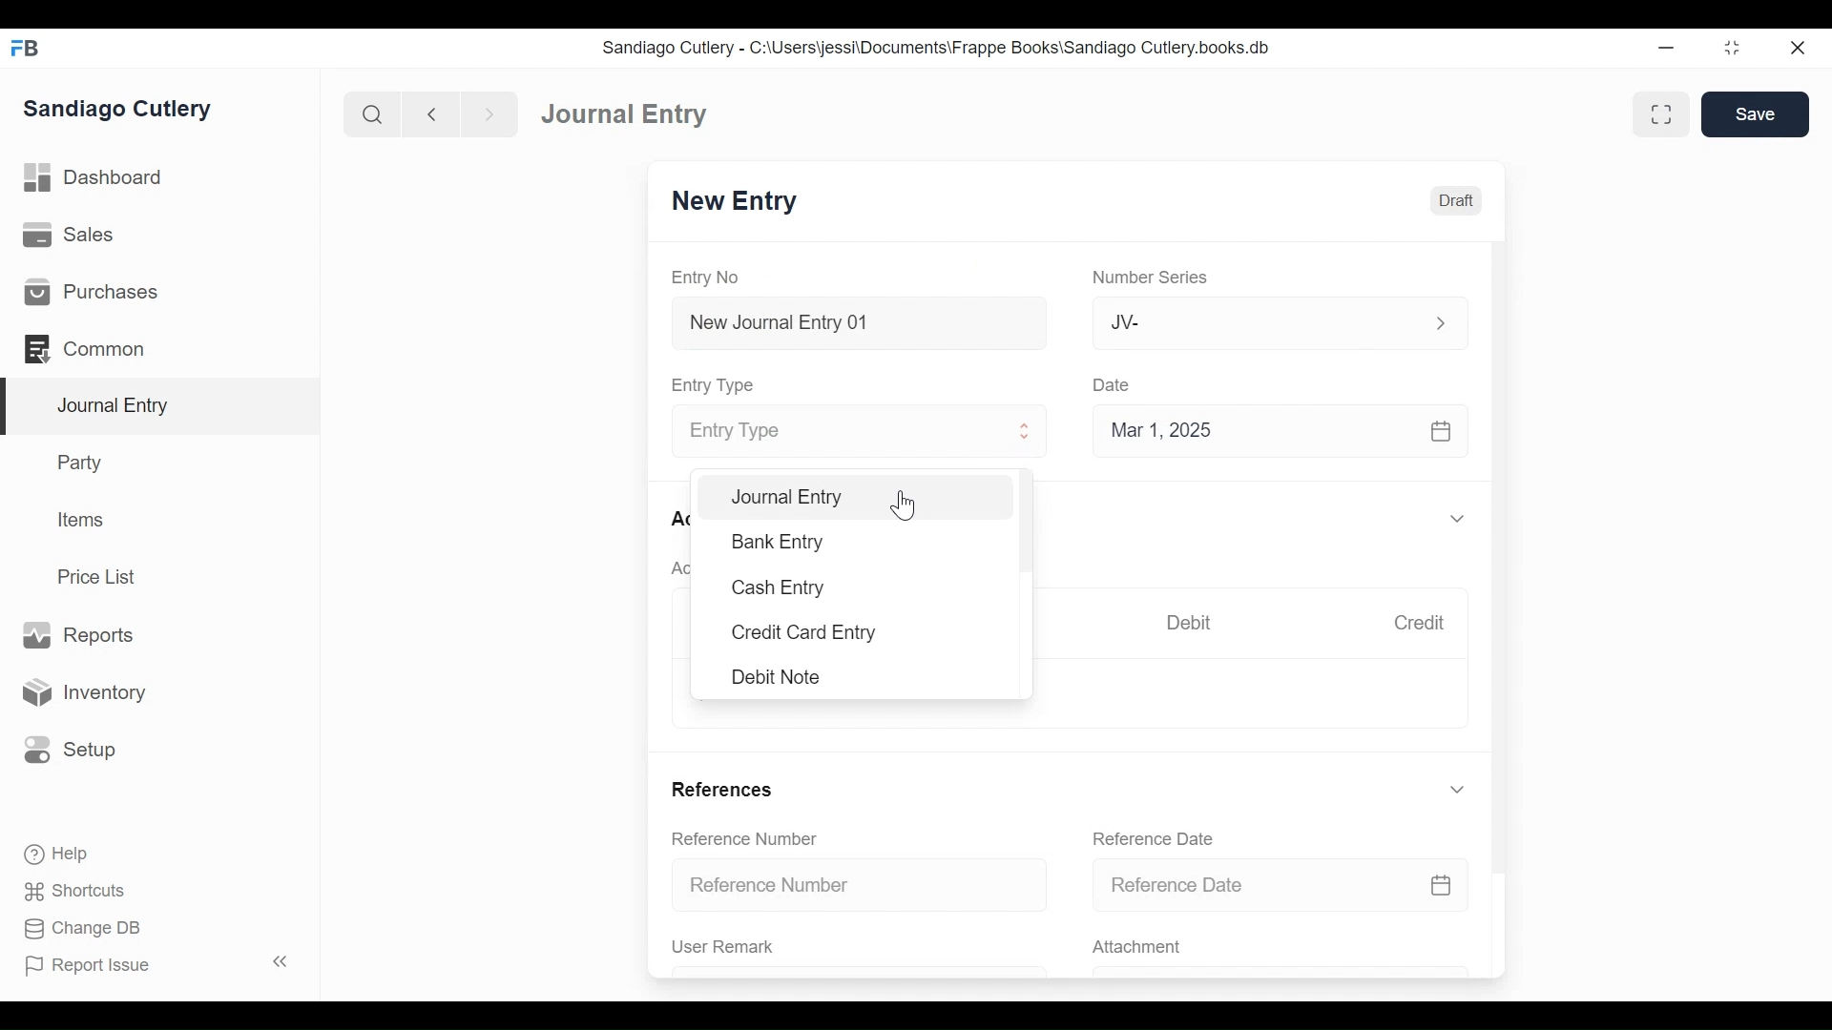 Image resolution: width=1832 pixels, height=1030 pixels. What do you see at coordinates (1267, 323) in the screenshot?
I see `Jv-` at bounding box center [1267, 323].